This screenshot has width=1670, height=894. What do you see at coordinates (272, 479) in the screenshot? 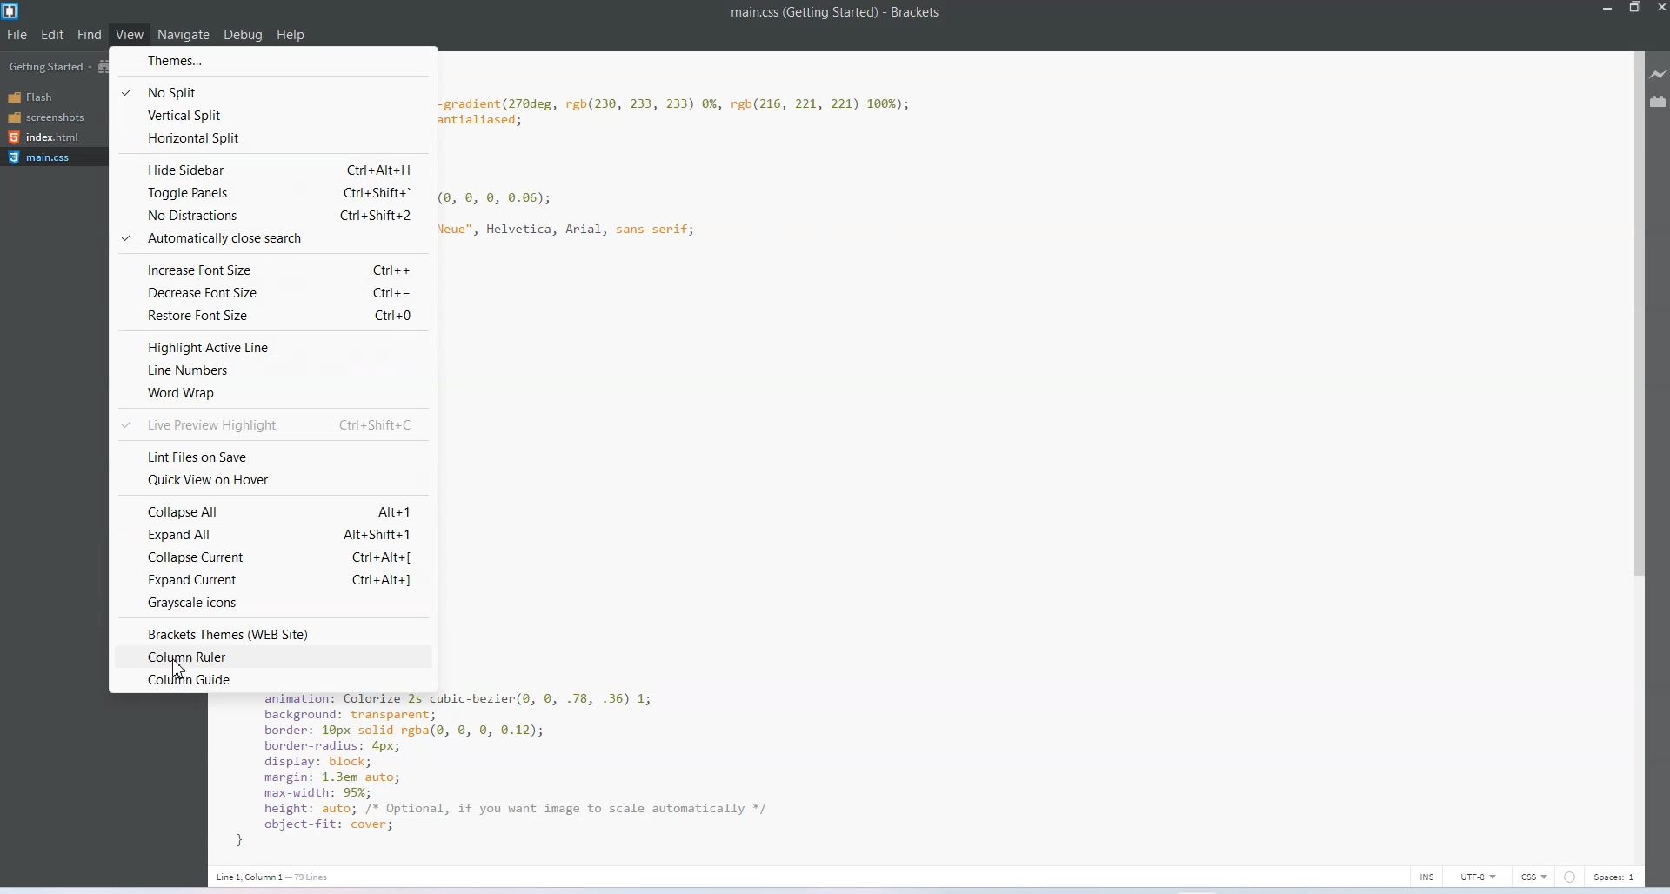
I see `Quick view on Hover` at bounding box center [272, 479].